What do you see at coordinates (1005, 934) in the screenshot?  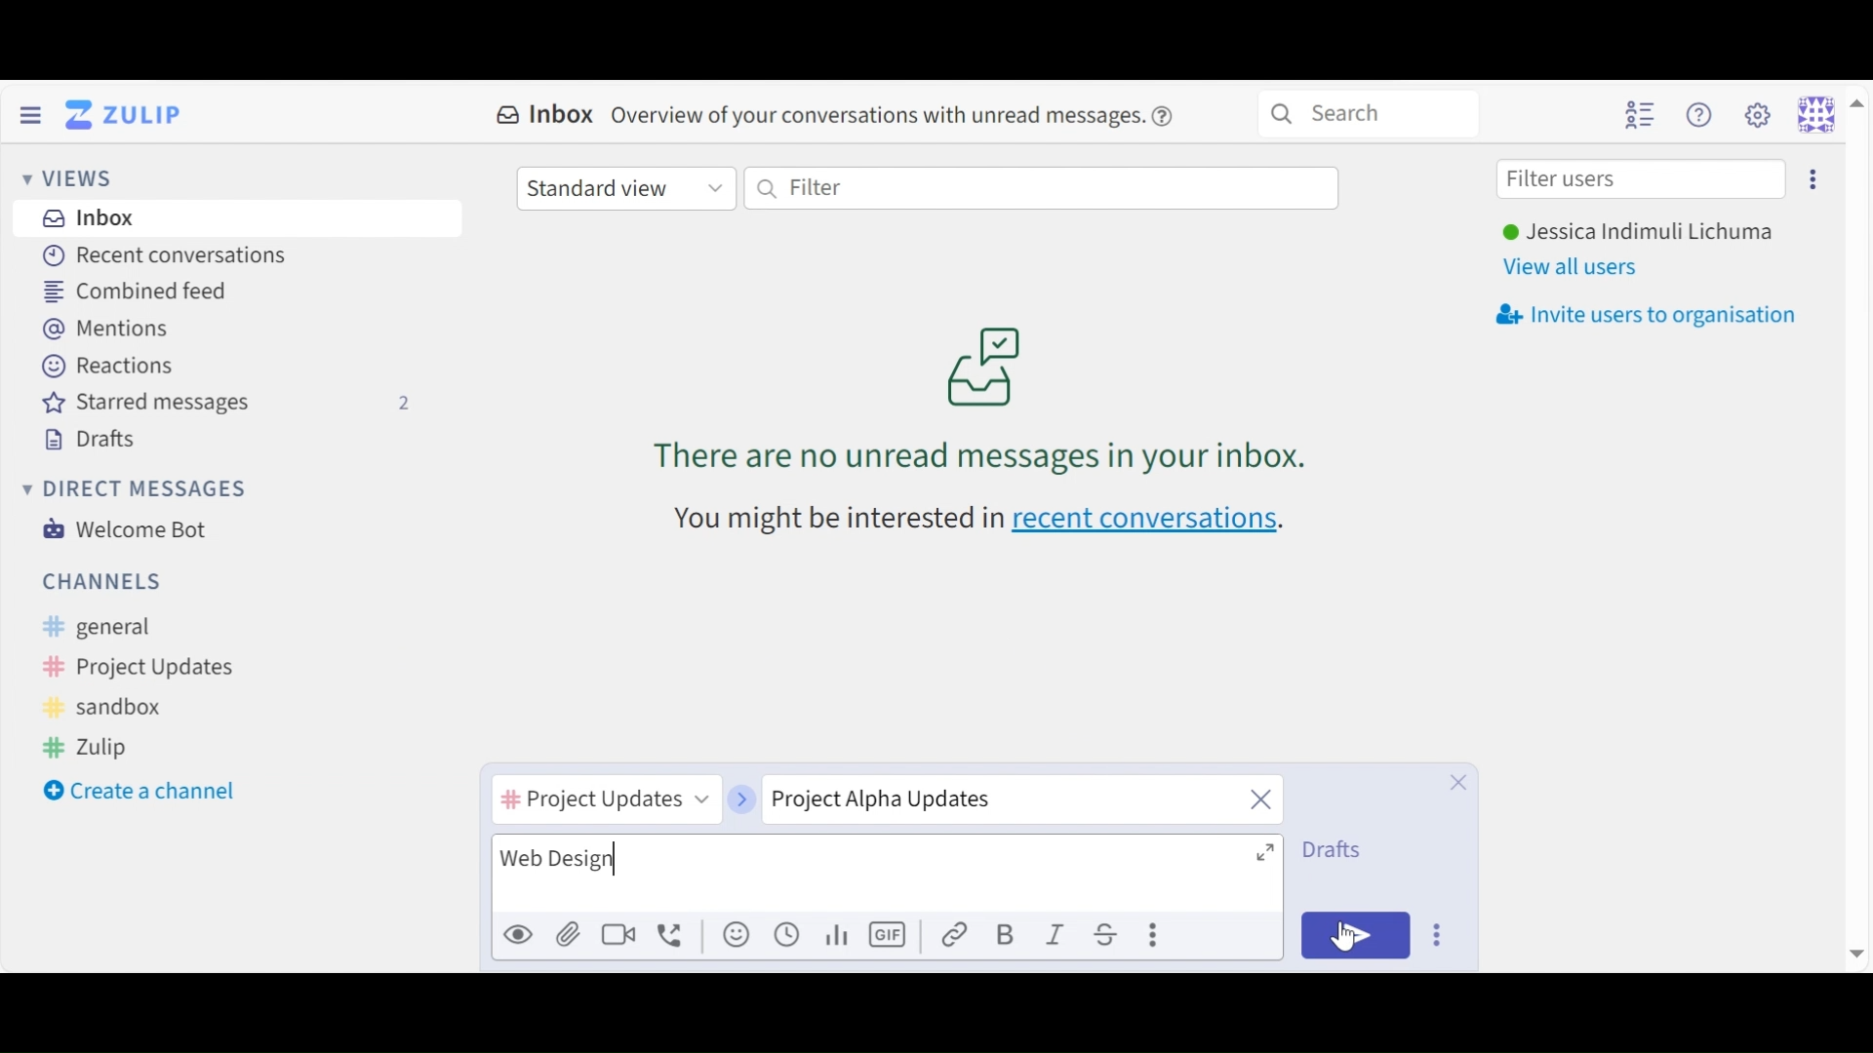 I see `Bold` at bounding box center [1005, 934].